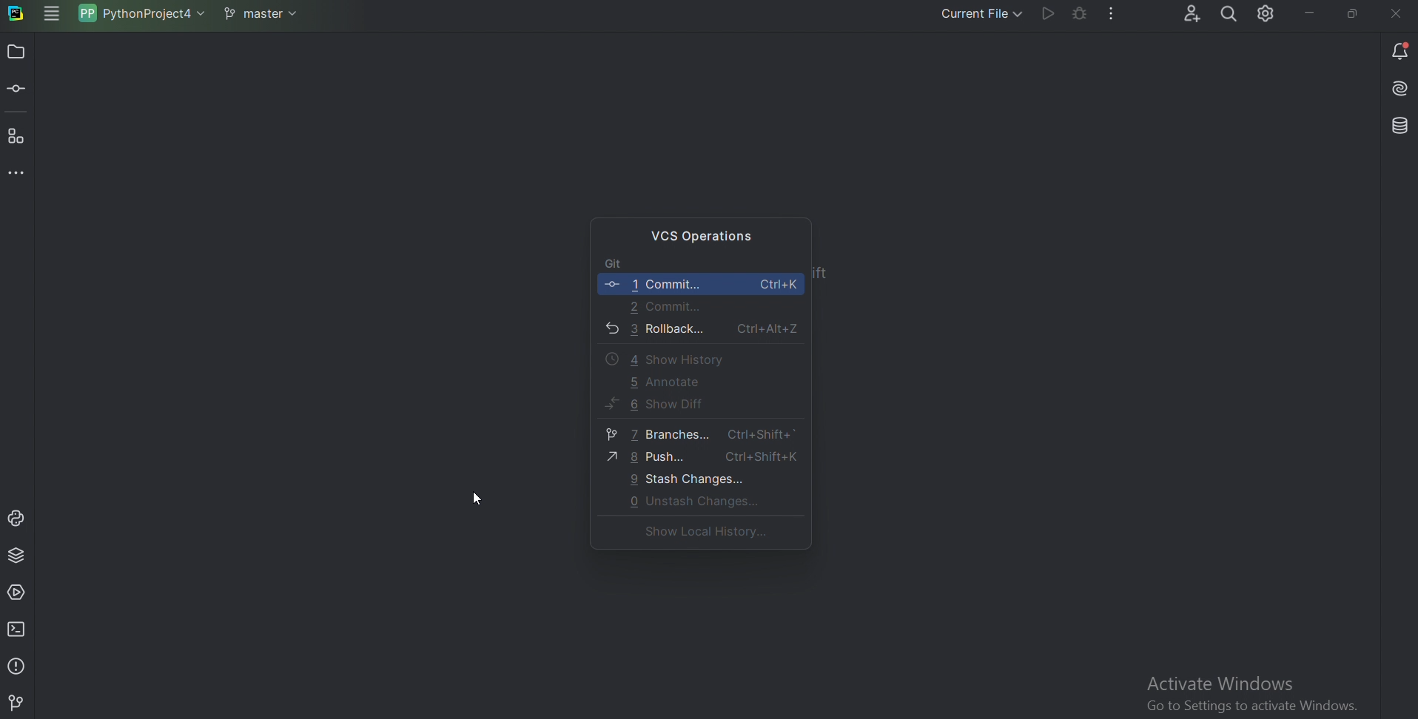 Image resolution: width=1418 pixels, height=719 pixels. I want to click on Python package, so click(19, 556).